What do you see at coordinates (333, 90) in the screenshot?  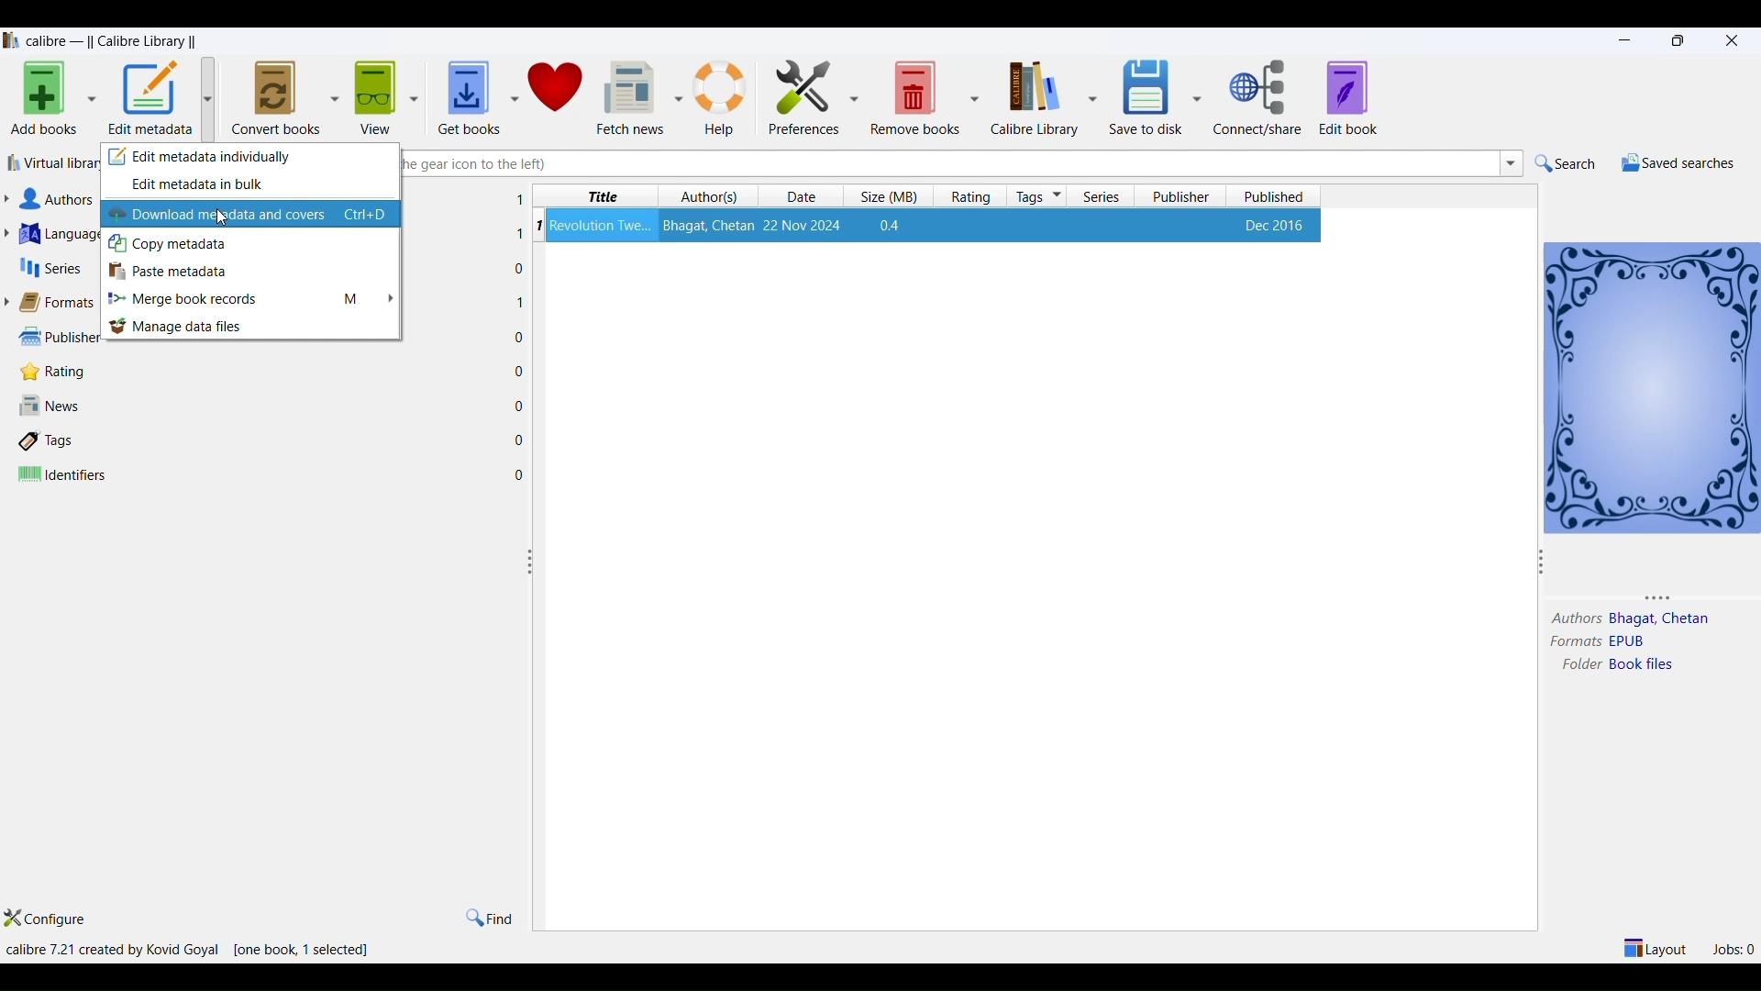 I see `convert book options dropdown button` at bounding box center [333, 90].